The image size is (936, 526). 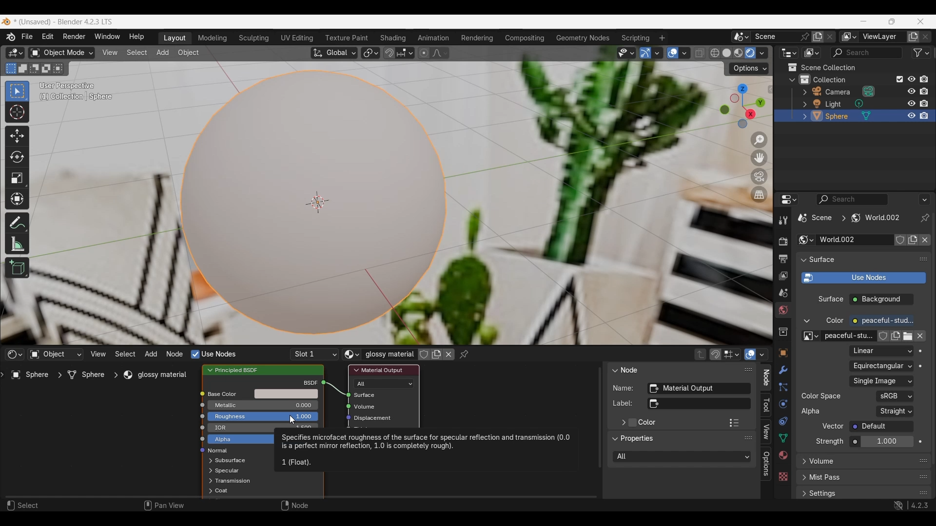 I want to click on 4.2.3, so click(x=920, y=505).